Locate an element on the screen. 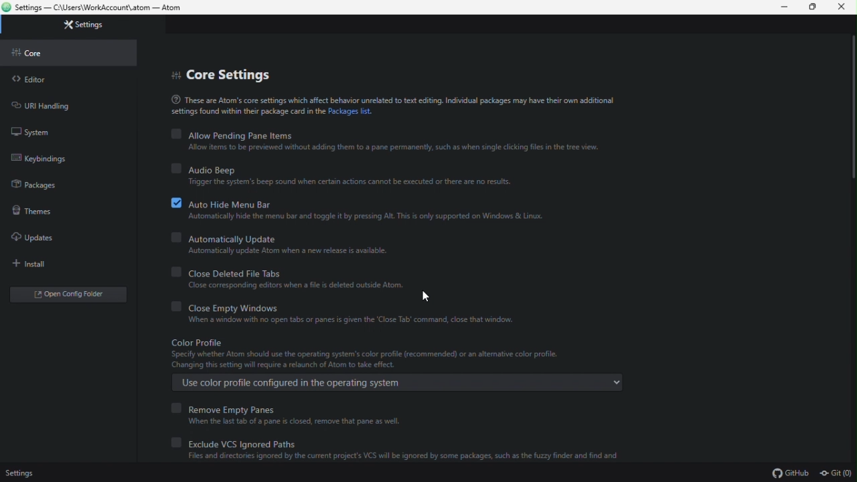  open config editor is located at coordinates (65, 295).